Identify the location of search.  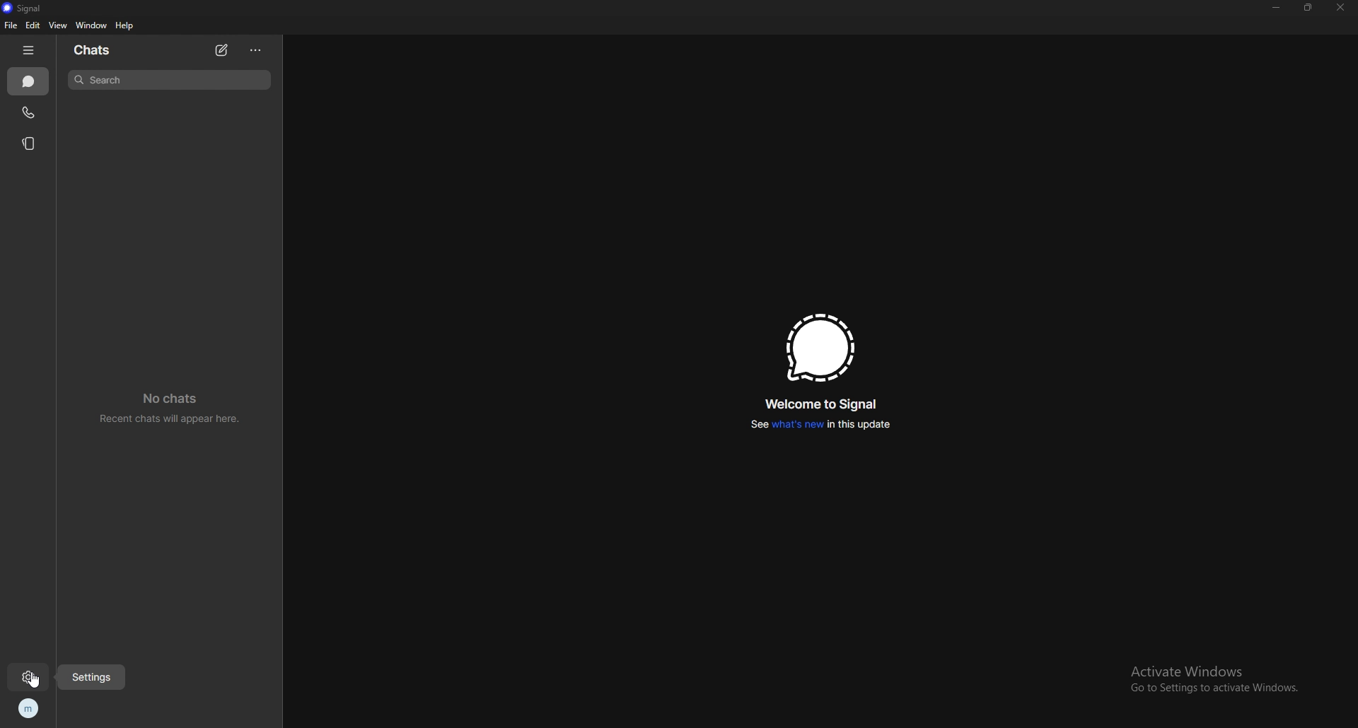
(168, 79).